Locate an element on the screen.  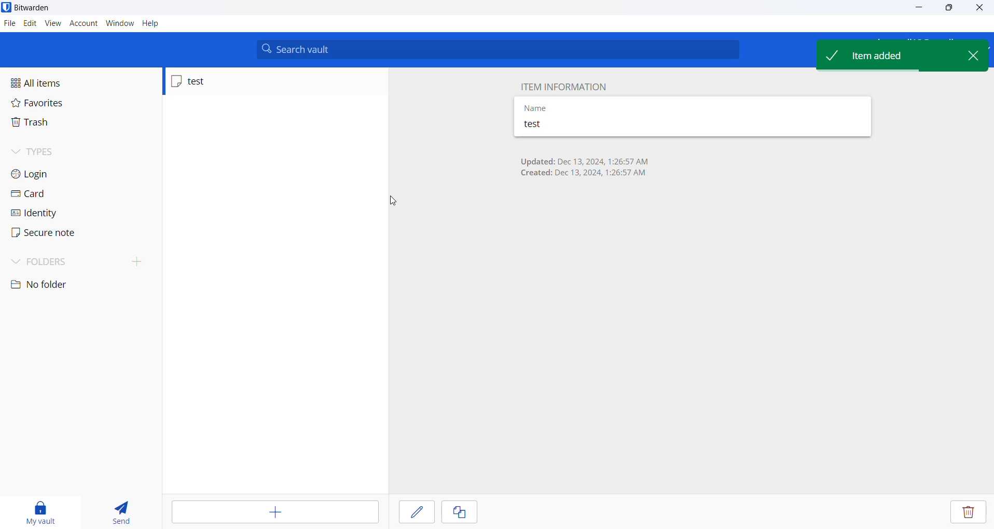
account is located at coordinates (84, 23).